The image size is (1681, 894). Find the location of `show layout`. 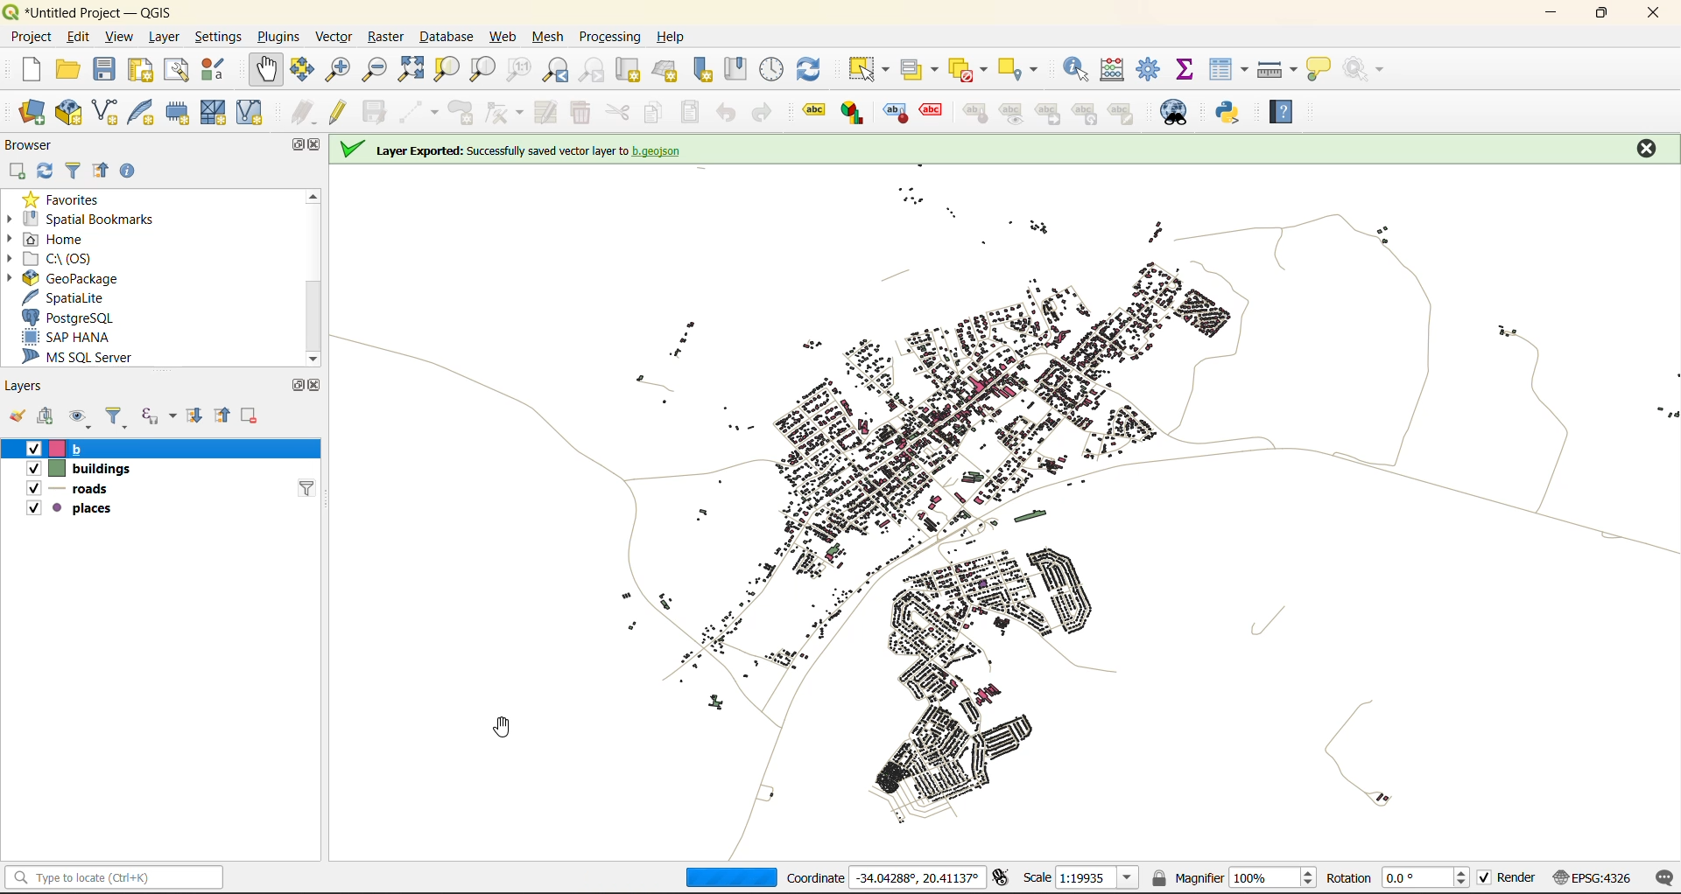

show layout is located at coordinates (178, 70).